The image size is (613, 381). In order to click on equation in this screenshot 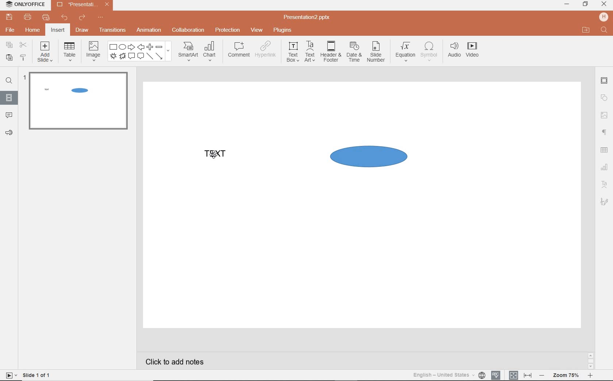, I will do `click(404, 53)`.